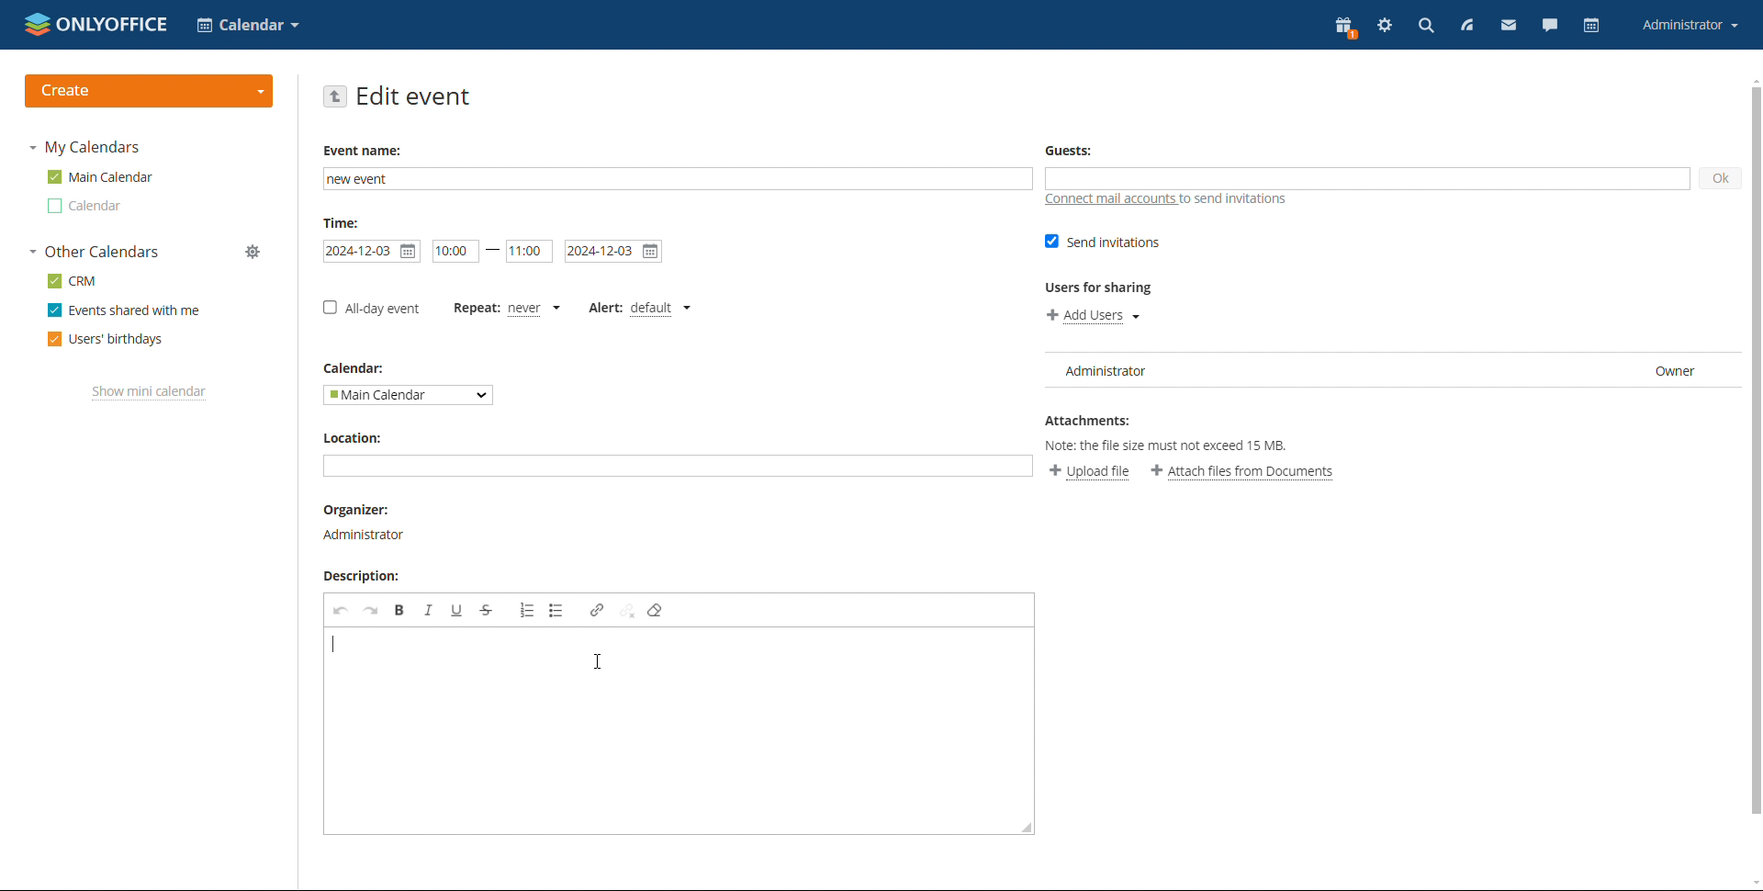  What do you see at coordinates (528, 610) in the screenshot?
I see `insert/remove bulleted list` at bounding box center [528, 610].